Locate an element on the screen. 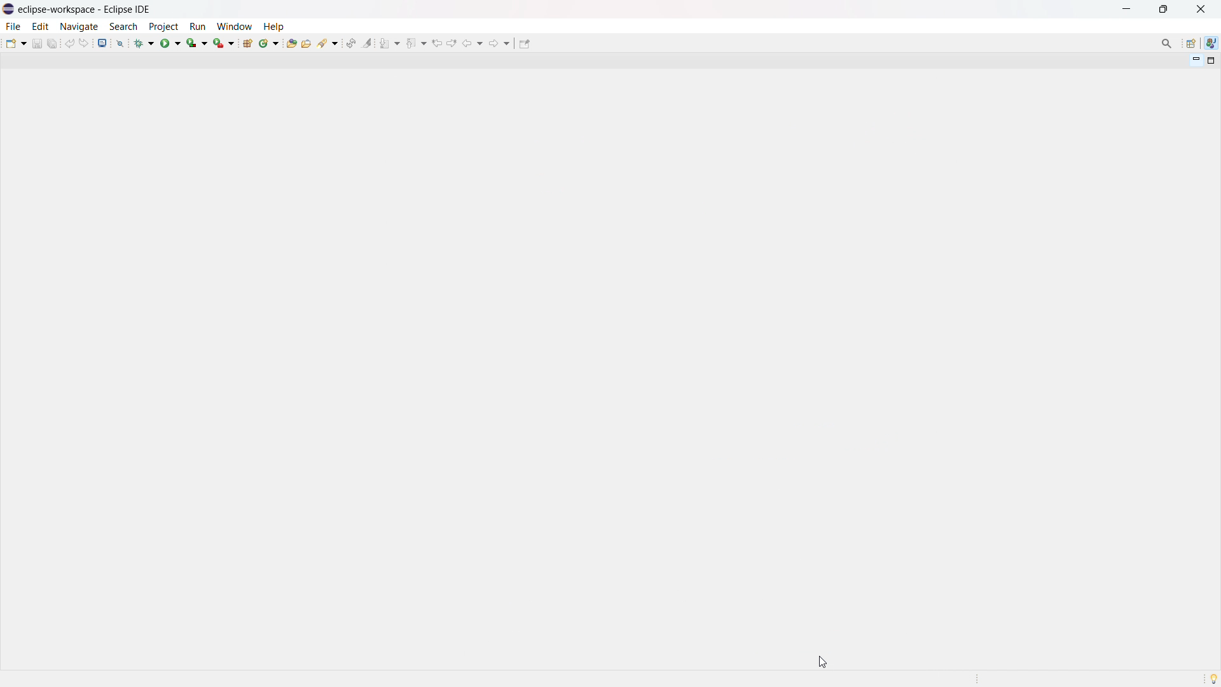 The height and width of the screenshot is (687, 1221). maximize view is located at coordinates (1211, 60).